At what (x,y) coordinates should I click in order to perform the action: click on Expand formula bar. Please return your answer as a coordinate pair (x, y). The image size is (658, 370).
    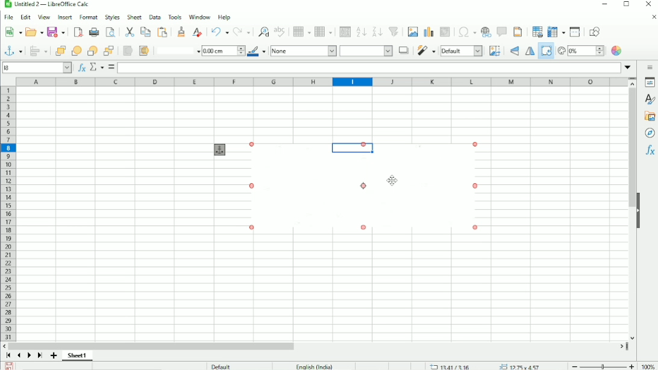
    Looking at the image, I should click on (628, 66).